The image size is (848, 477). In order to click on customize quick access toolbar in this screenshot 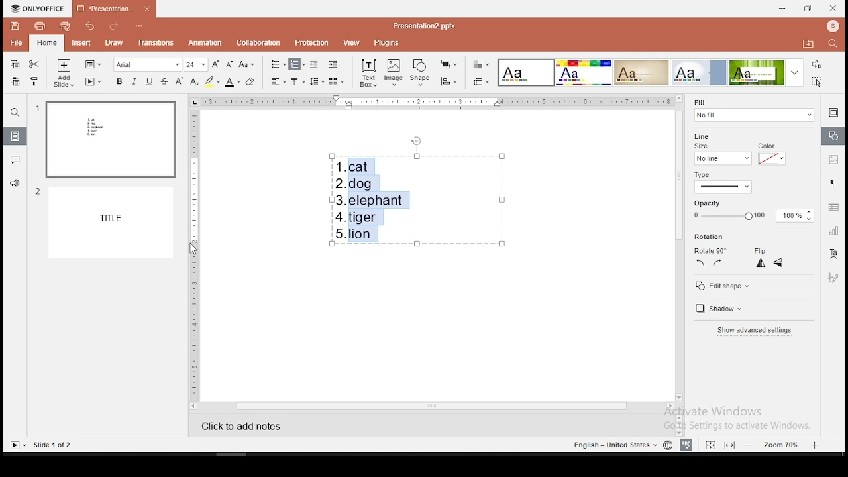, I will do `click(143, 26)`.